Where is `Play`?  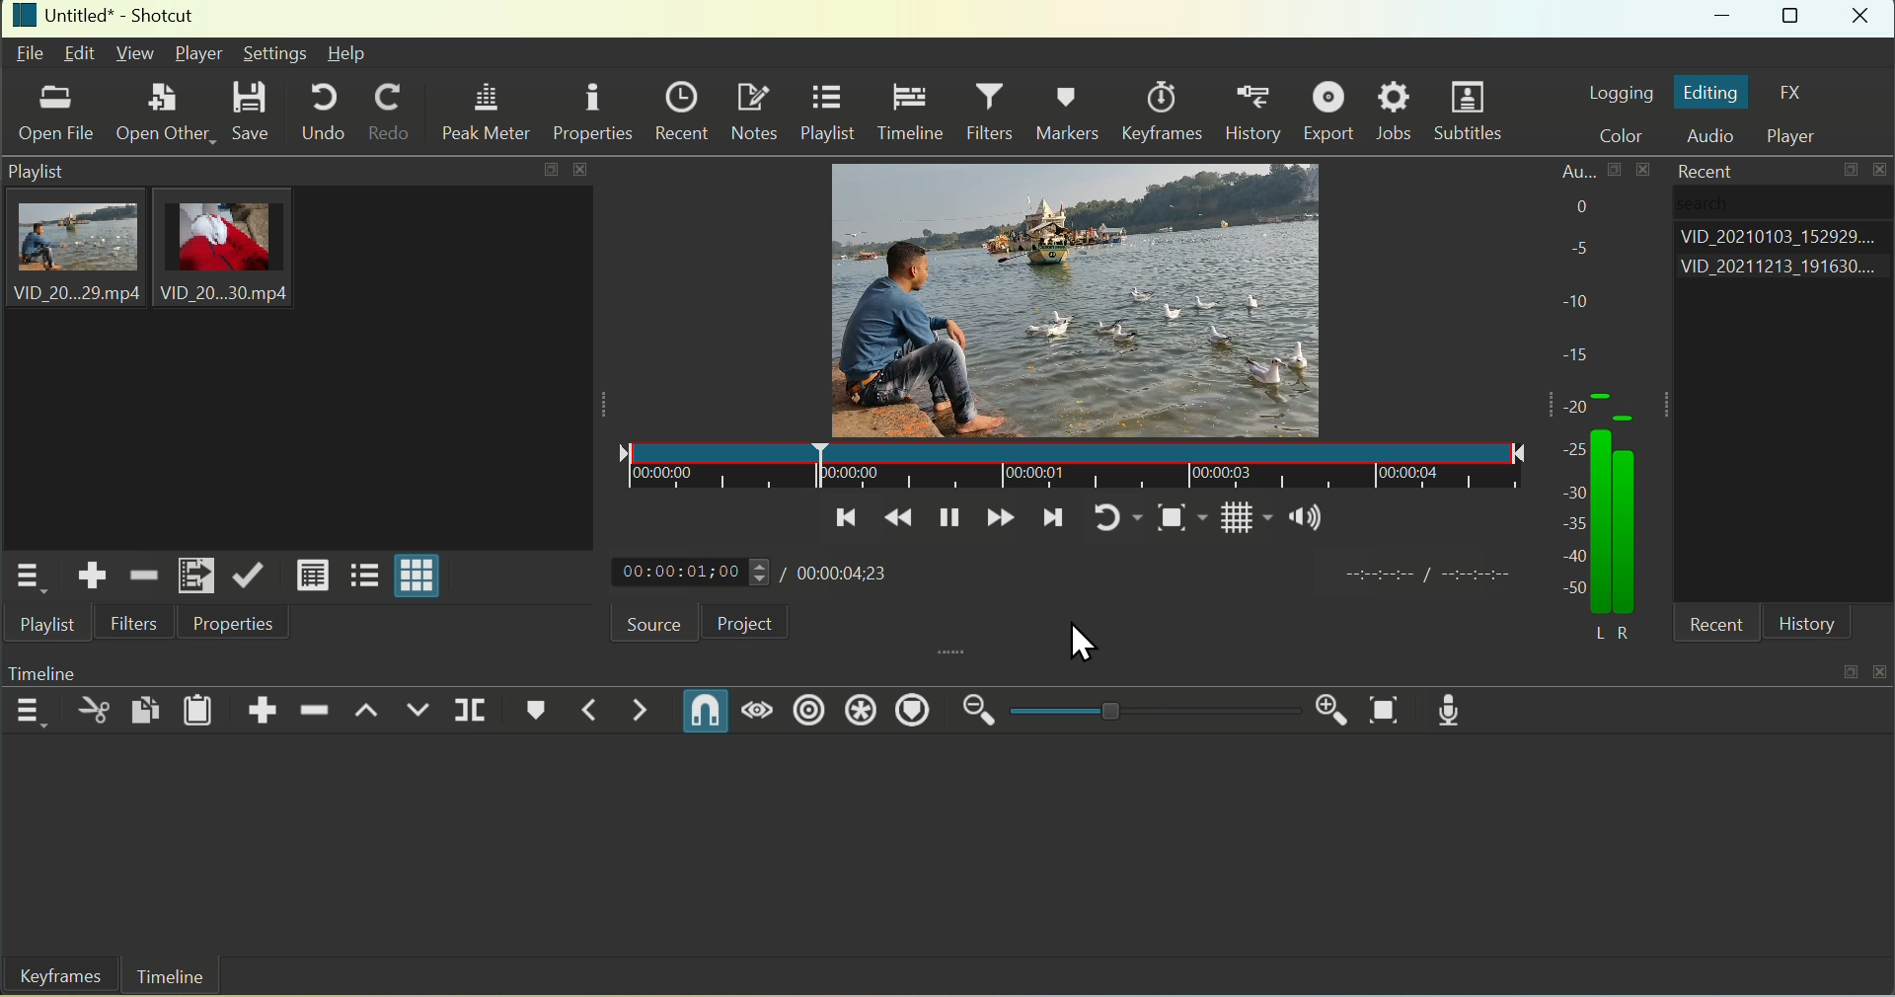 Play is located at coordinates (947, 517).